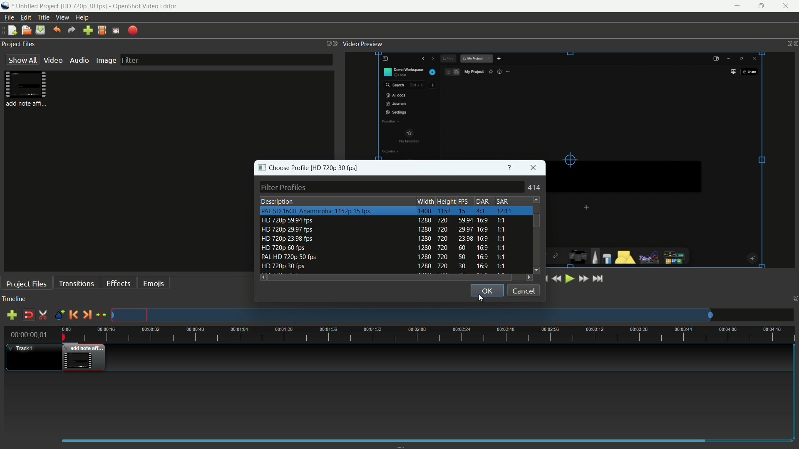 The image size is (799, 449). What do you see at coordinates (426, 202) in the screenshot?
I see `width` at bounding box center [426, 202].